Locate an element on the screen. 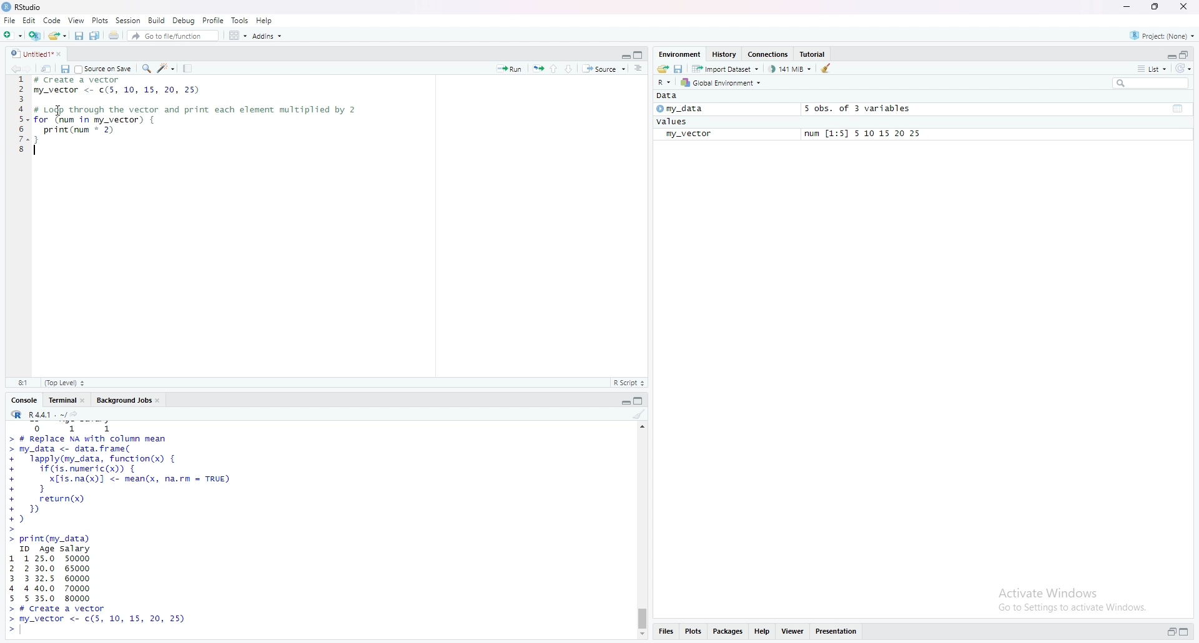 This screenshot has width=1199, height=643. presentation is located at coordinates (838, 631).